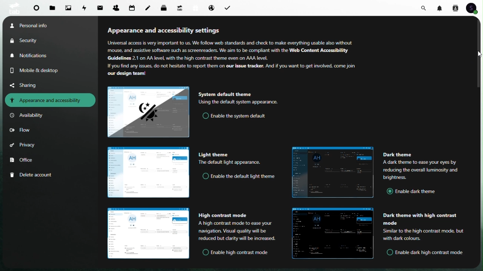  Describe the element at coordinates (53, 8) in the screenshot. I see `files` at that location.